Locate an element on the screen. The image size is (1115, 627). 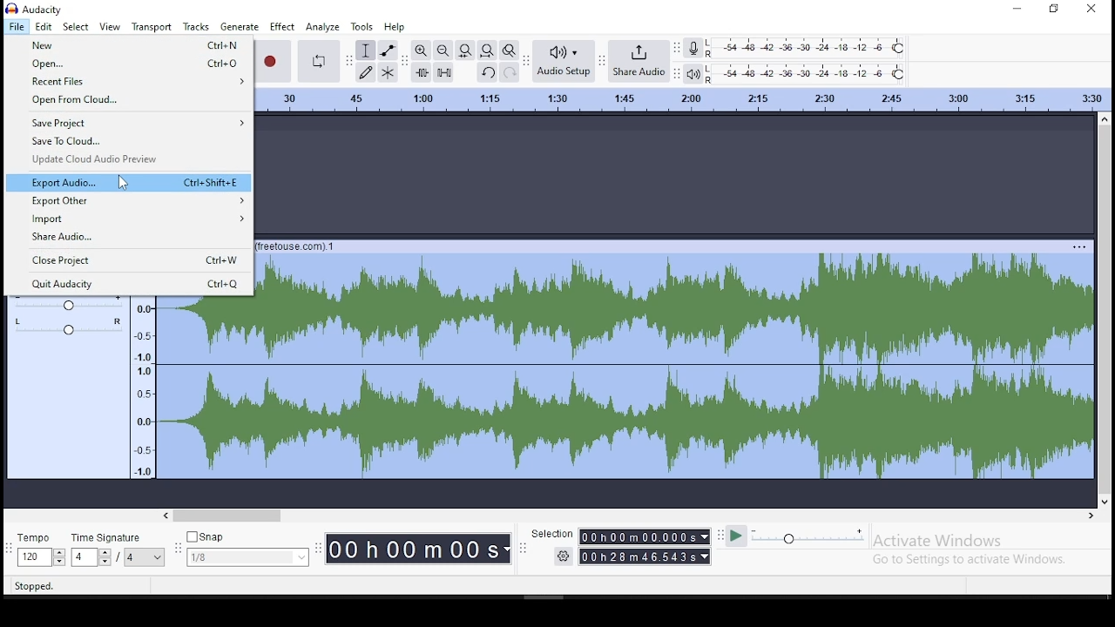
open from cloud is located at coordinates (133, 100).